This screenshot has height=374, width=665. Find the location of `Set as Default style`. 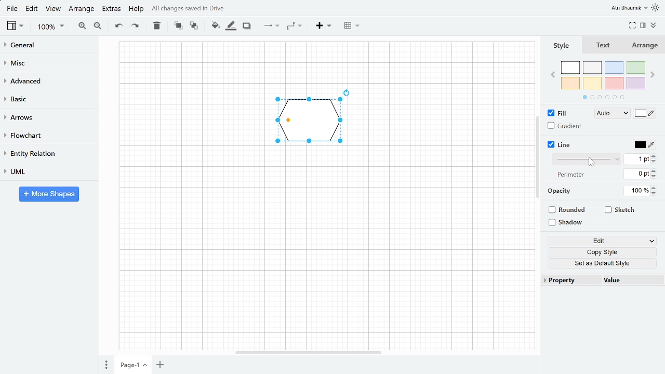

Set as Default style is located at coordinates (603, 263).